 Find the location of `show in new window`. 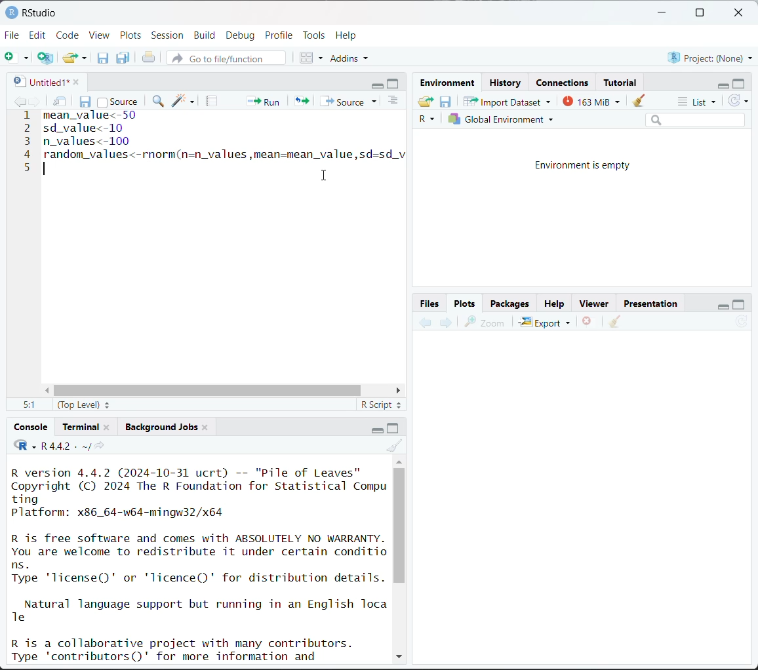

show in new window is located at coordinates (61, 102).